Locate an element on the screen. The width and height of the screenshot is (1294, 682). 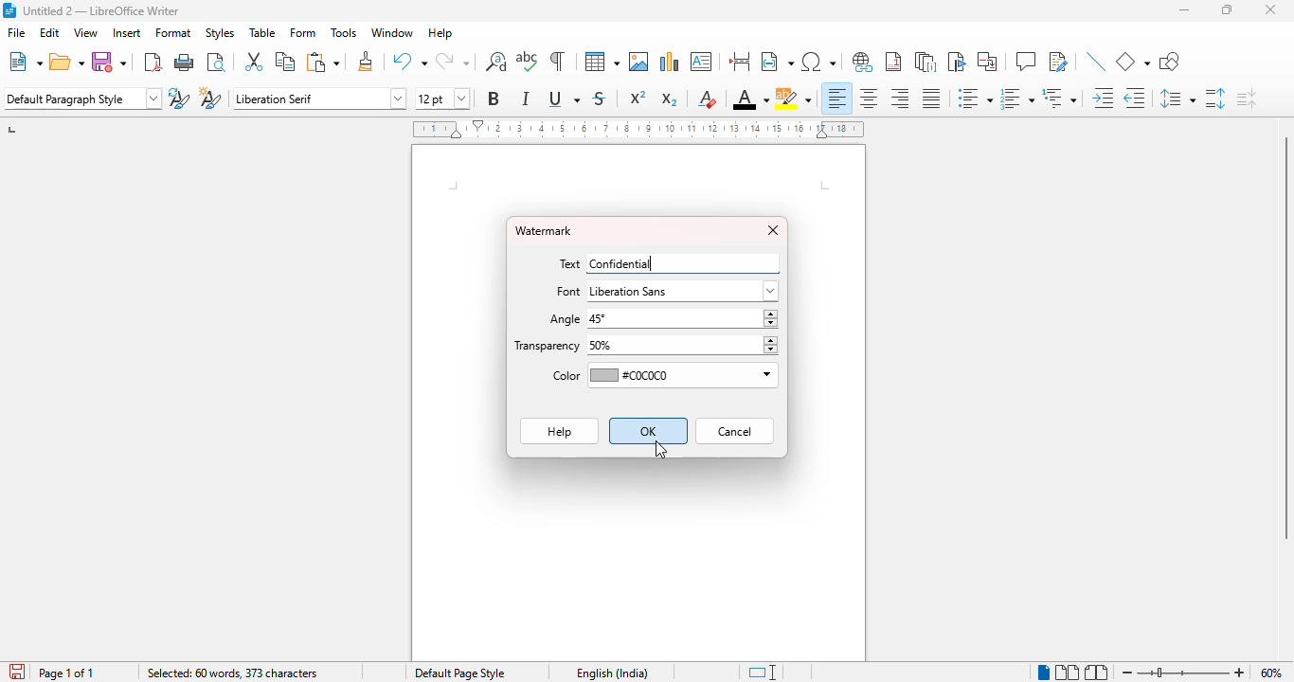
English (India) is located at coordinates (611, 673).